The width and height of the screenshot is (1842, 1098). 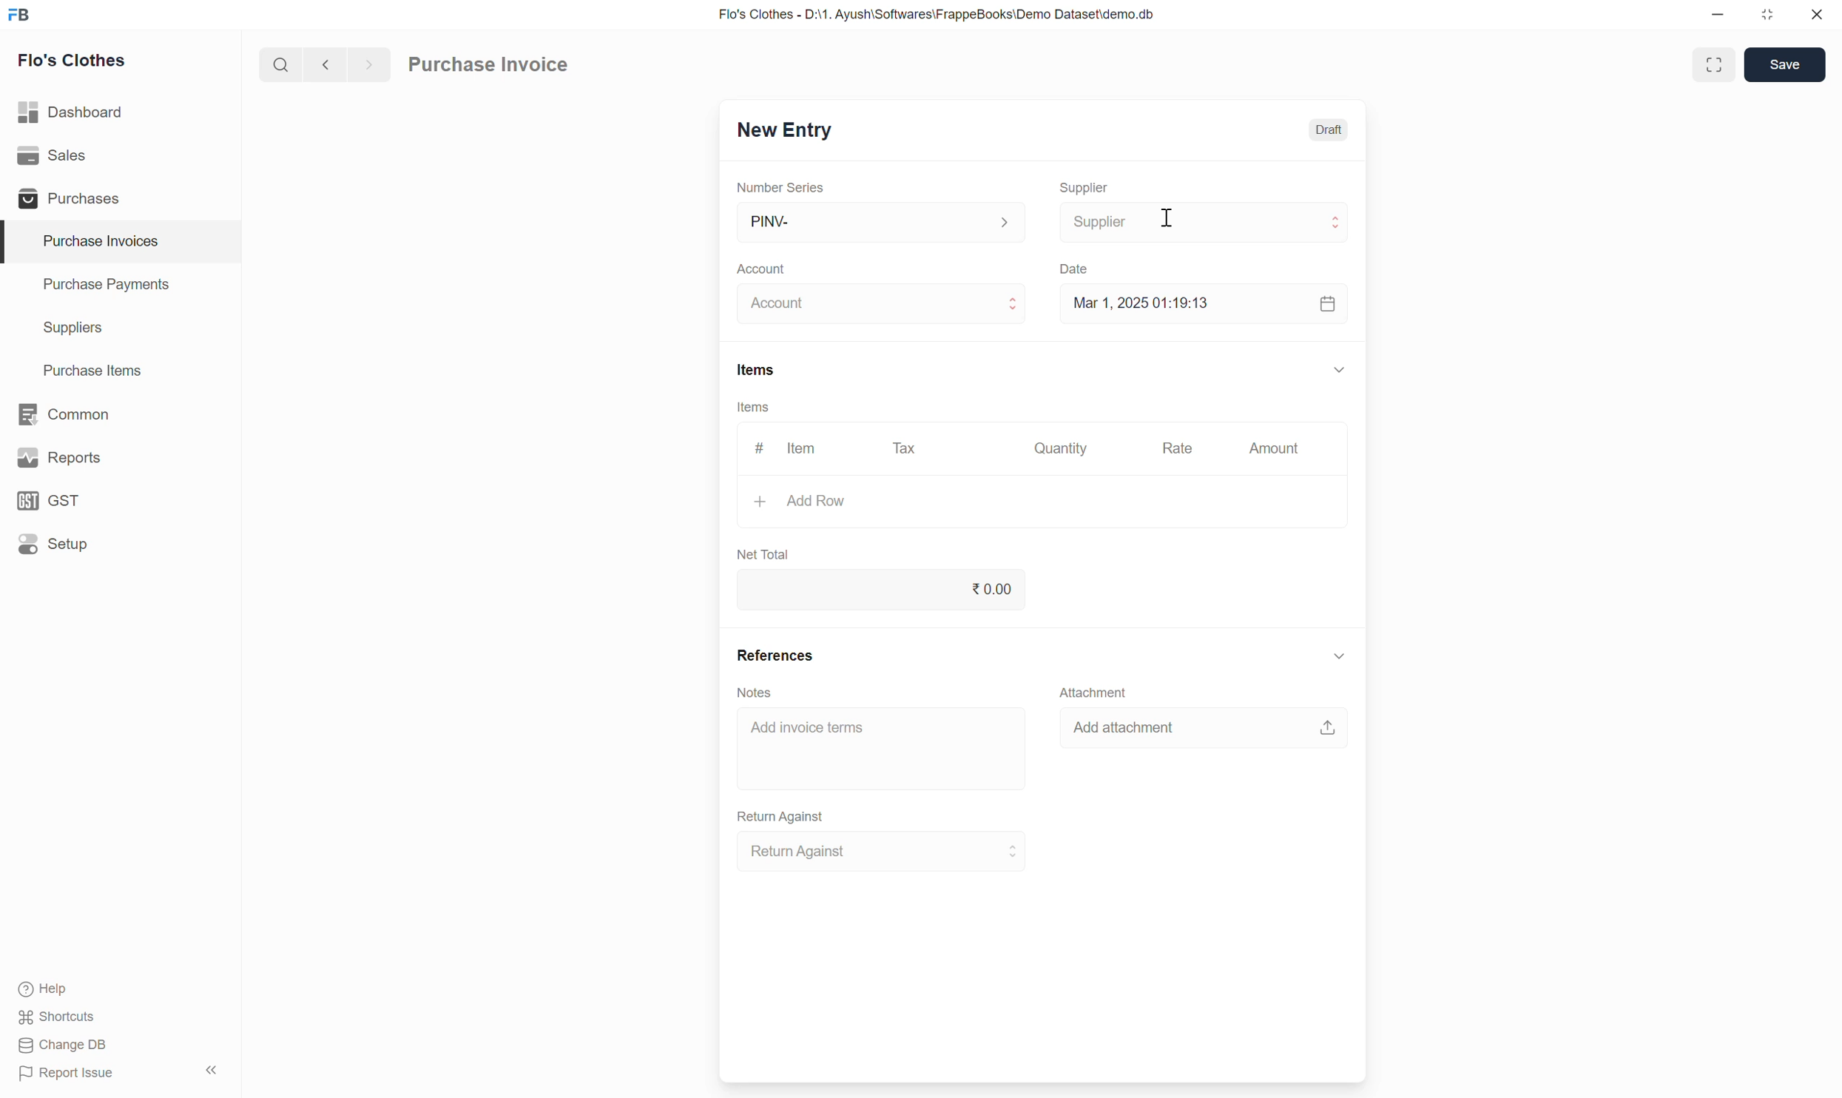 I want to click on Tax, so click(x=906, y=448).